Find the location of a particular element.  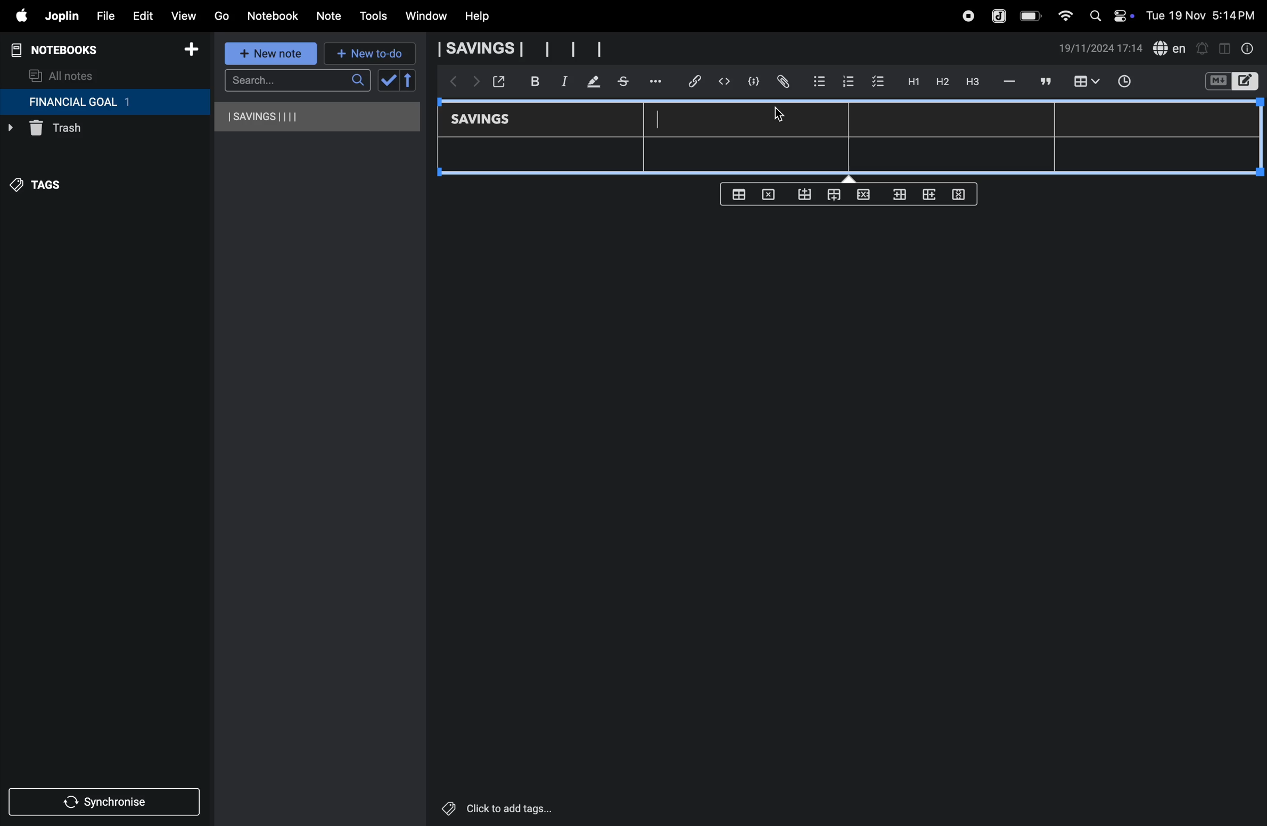

close rows is located at coordinates (862, 196).